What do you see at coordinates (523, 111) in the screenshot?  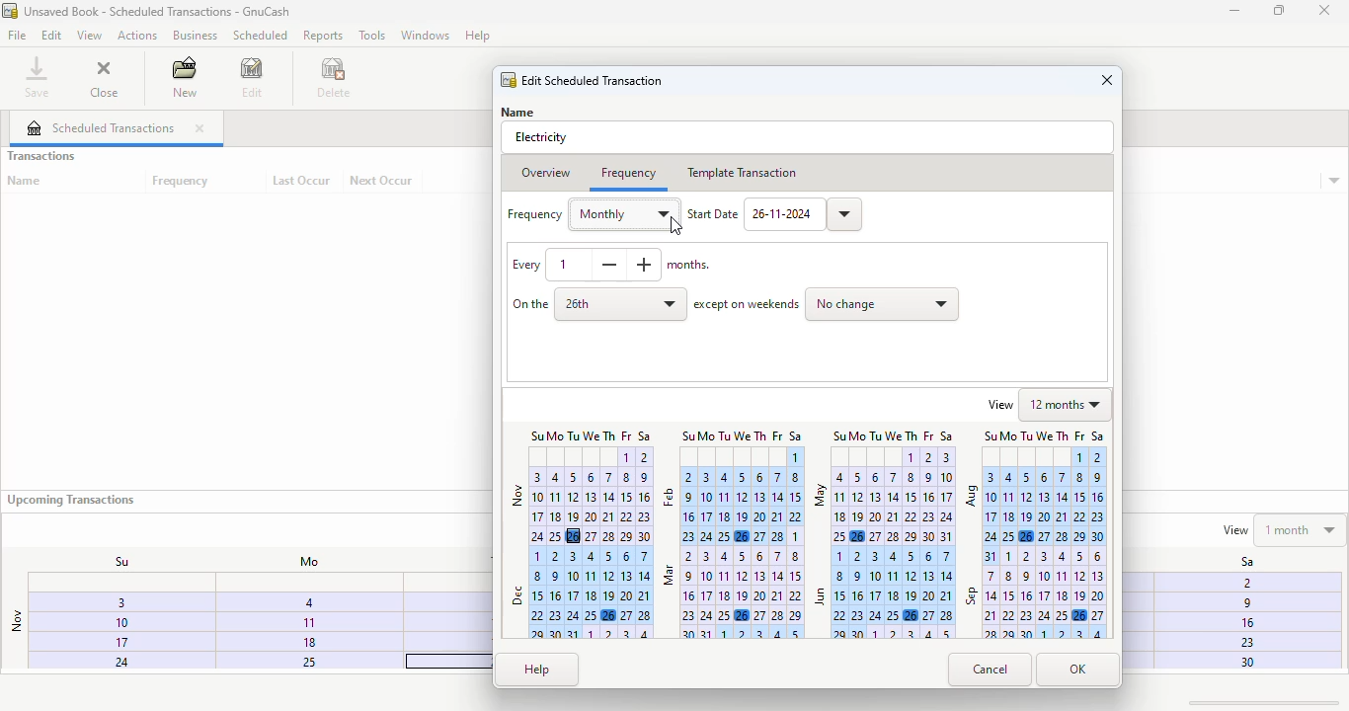 I see `Names` at bounding box center [523, 111].